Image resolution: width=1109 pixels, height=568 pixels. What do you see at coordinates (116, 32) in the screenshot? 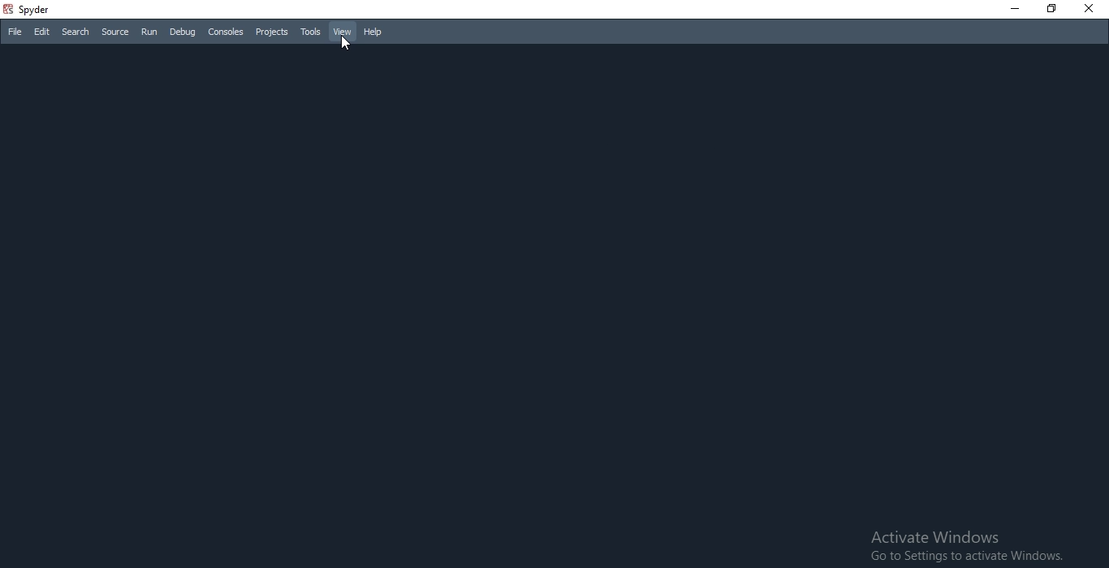
I see `Source` at bounding box center [116, 32].